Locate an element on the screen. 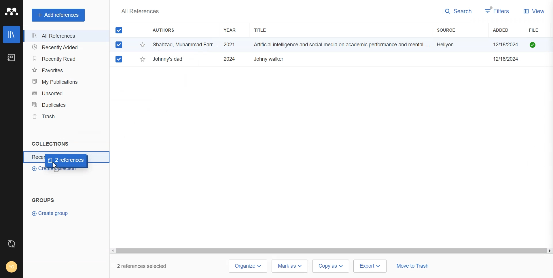 Image resolution: width=553 pixels, height=278 pixels. Text is located at coordinates (140, 11).